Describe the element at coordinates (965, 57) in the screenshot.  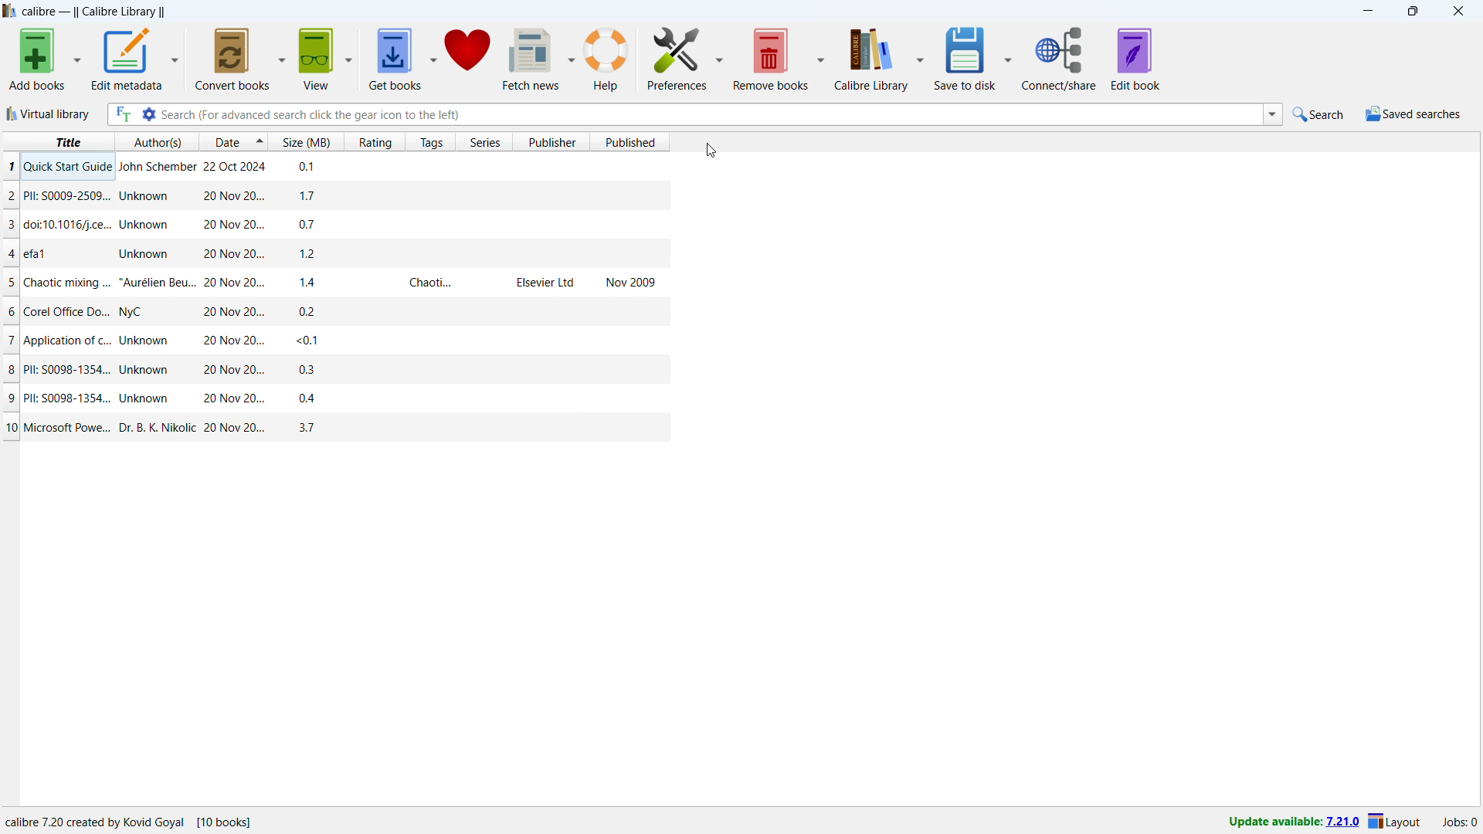
I see `save to disk` at that location.